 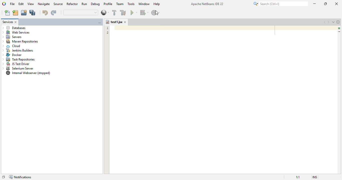 I want to click on build project, so click(x=114, y=12).